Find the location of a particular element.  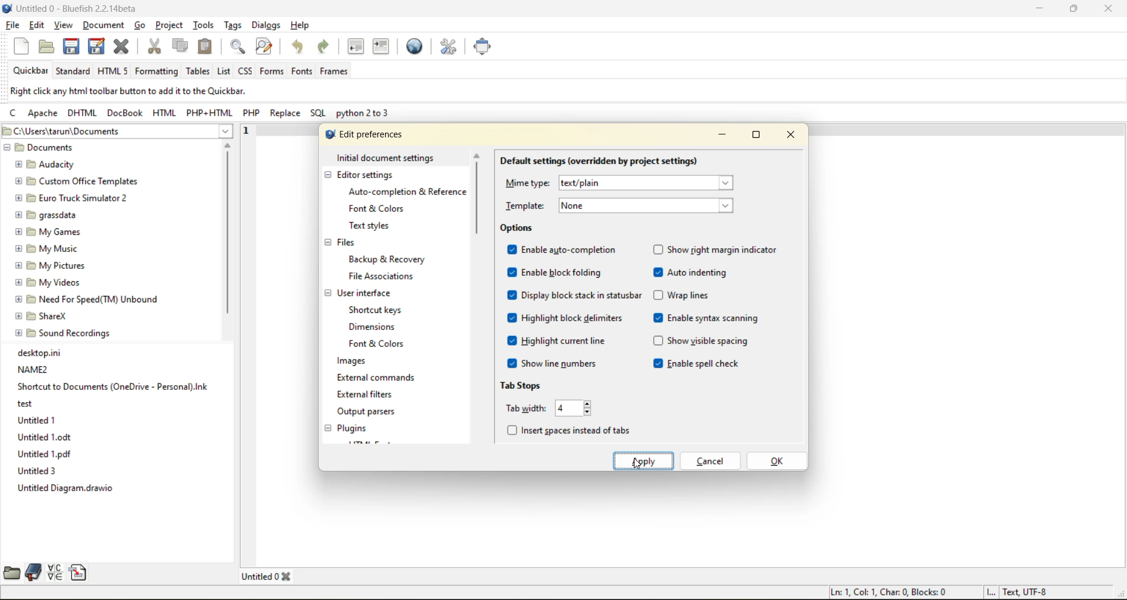

output parsers is located at coordinates (374, 413).